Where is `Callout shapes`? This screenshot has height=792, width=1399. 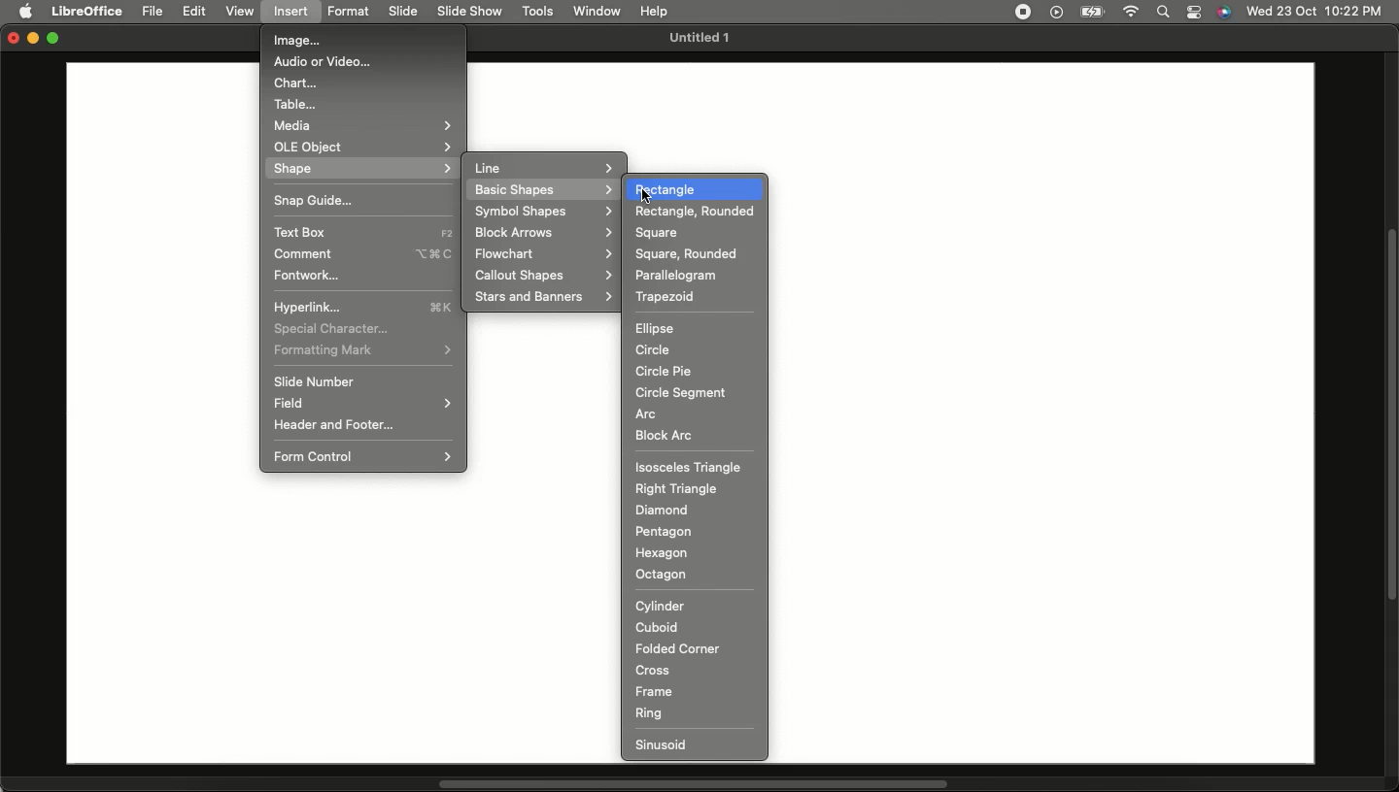 Callout shapes is located at coordinates (541, 276).